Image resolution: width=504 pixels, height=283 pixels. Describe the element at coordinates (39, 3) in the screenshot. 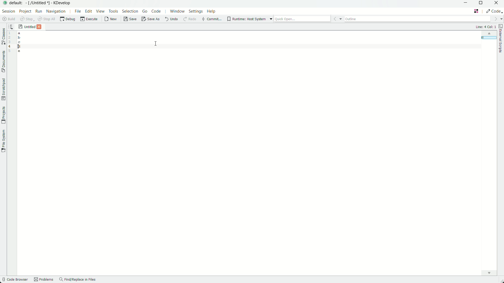

I see `[/untitled*]` at that location.